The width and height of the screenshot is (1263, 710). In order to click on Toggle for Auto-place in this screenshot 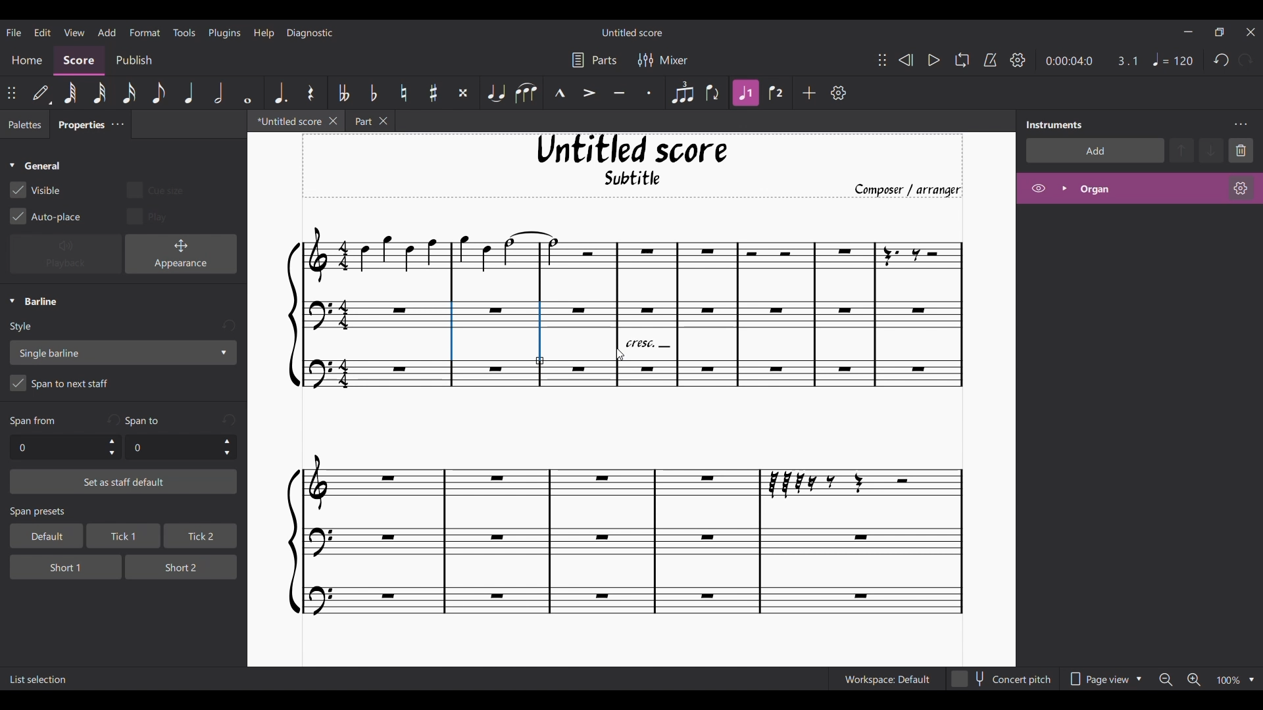, I will do `click(46, 216)`.